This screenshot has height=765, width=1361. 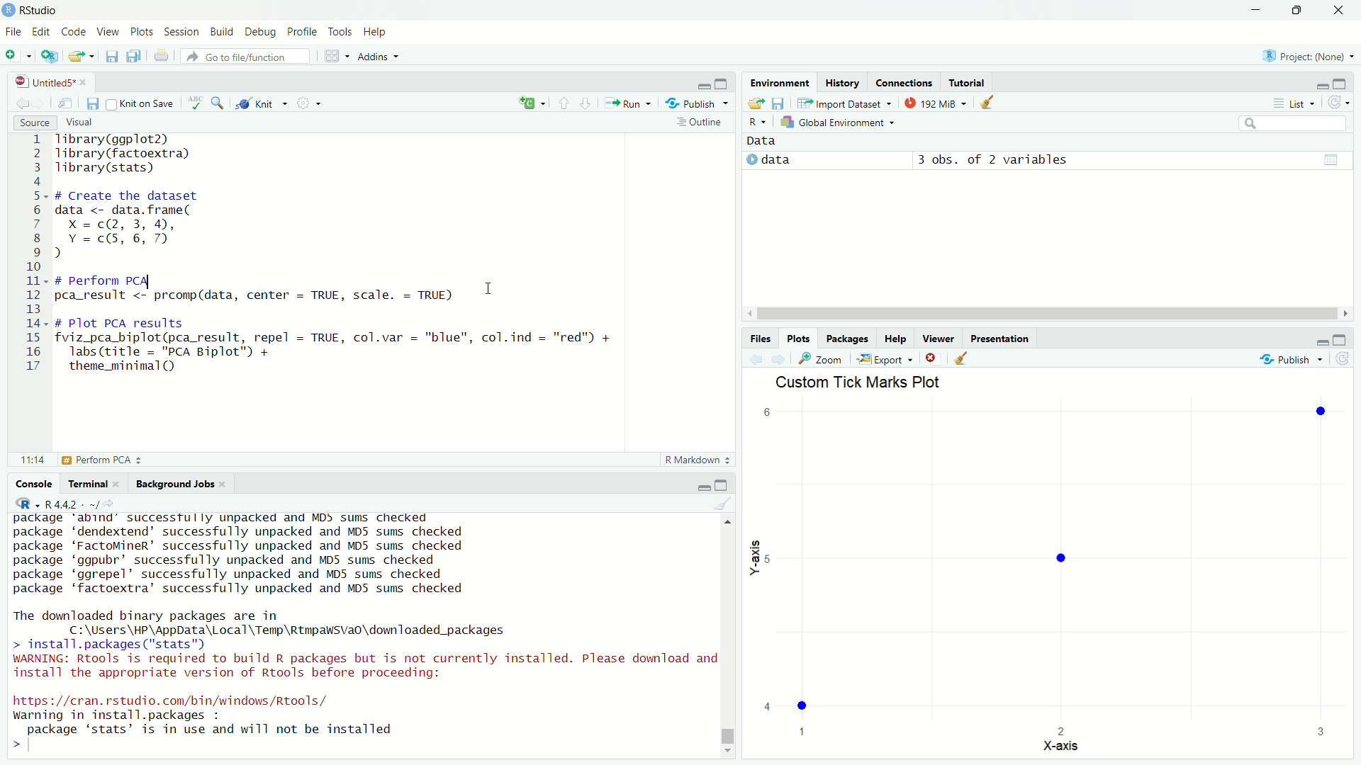 What do you see at coordinates (247, 56) in the screenshot?
I see `go to file/function` at bounding box center [247, 56].